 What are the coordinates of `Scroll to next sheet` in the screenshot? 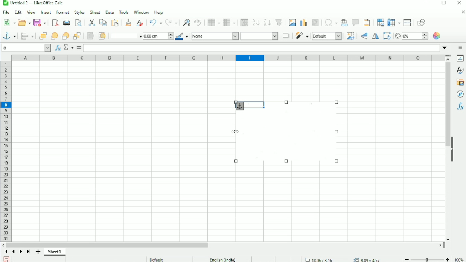 It's located at (20, 252).